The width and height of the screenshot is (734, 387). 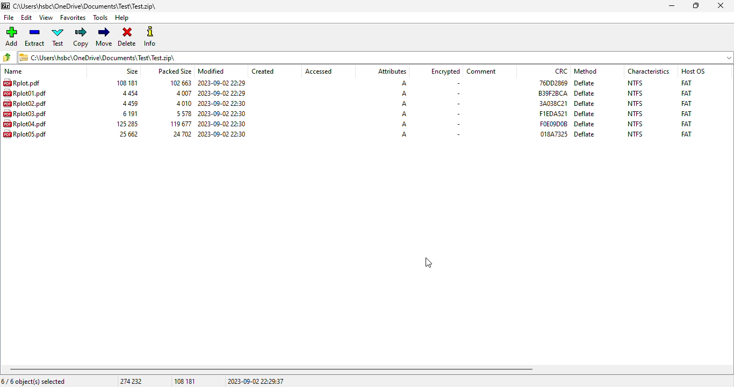 I want to click on modified date & time, so click(x=222, y=93).